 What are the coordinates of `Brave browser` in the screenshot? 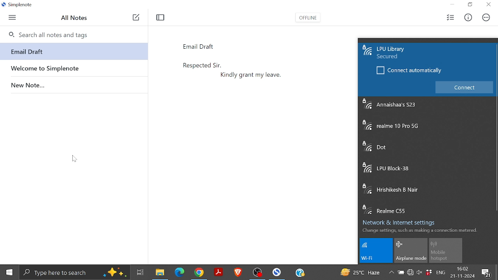 It's located at (238, 272).